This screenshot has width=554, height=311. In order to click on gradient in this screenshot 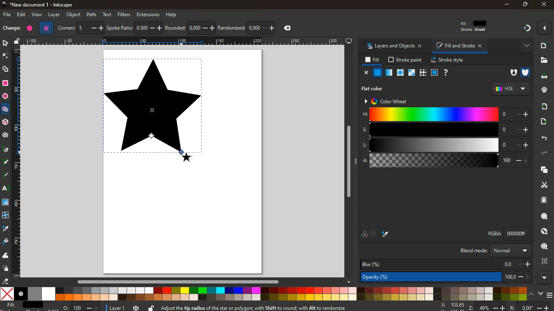, I will do `click(523, 28)`.